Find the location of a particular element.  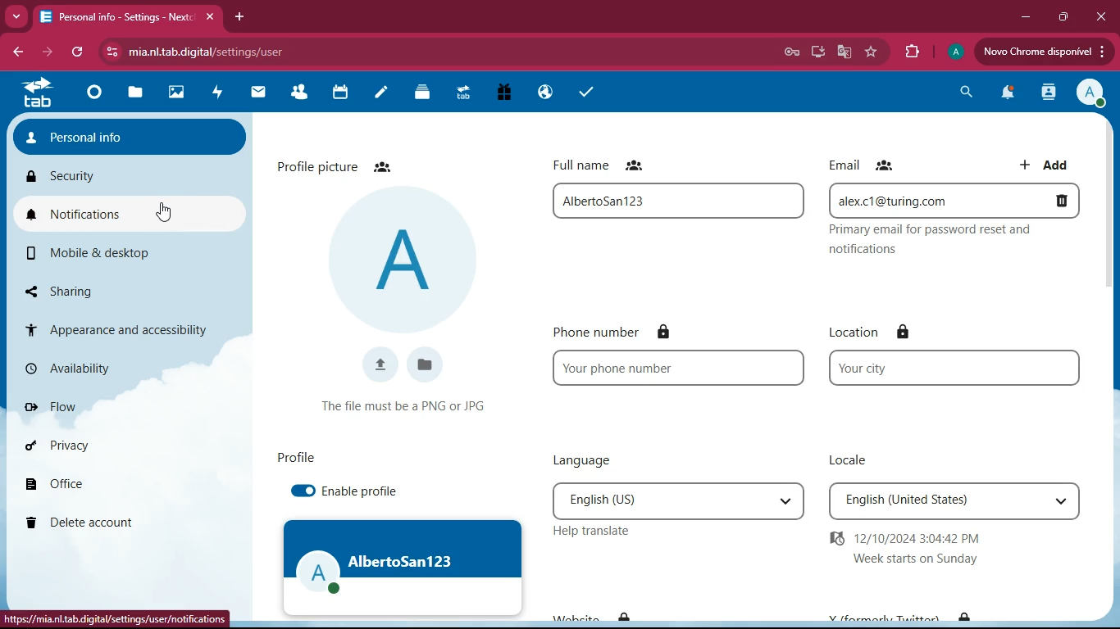

phone number is located at coordinates (616, 330).